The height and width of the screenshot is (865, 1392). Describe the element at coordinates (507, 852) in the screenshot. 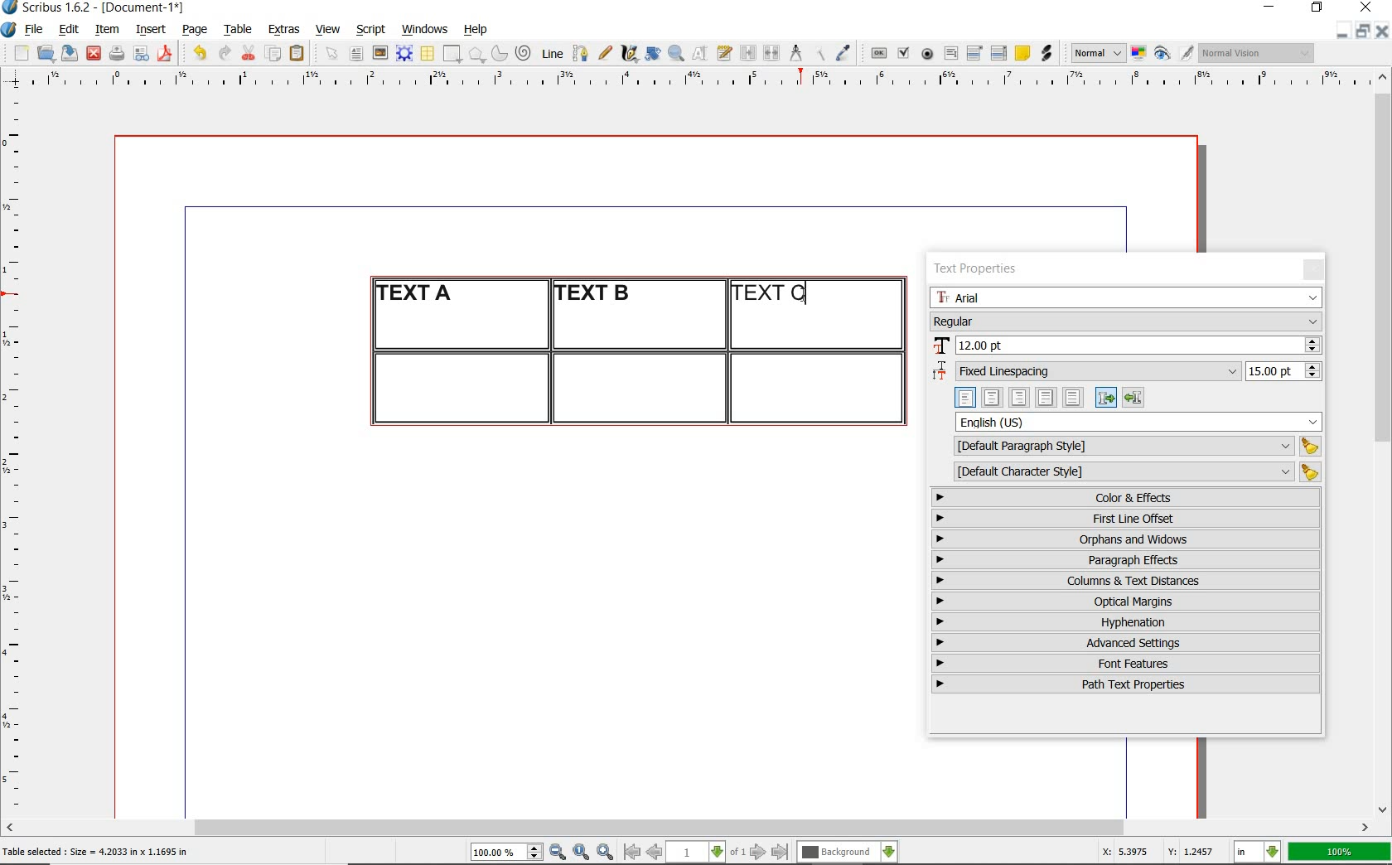

I see `select current zoom level` at that location.